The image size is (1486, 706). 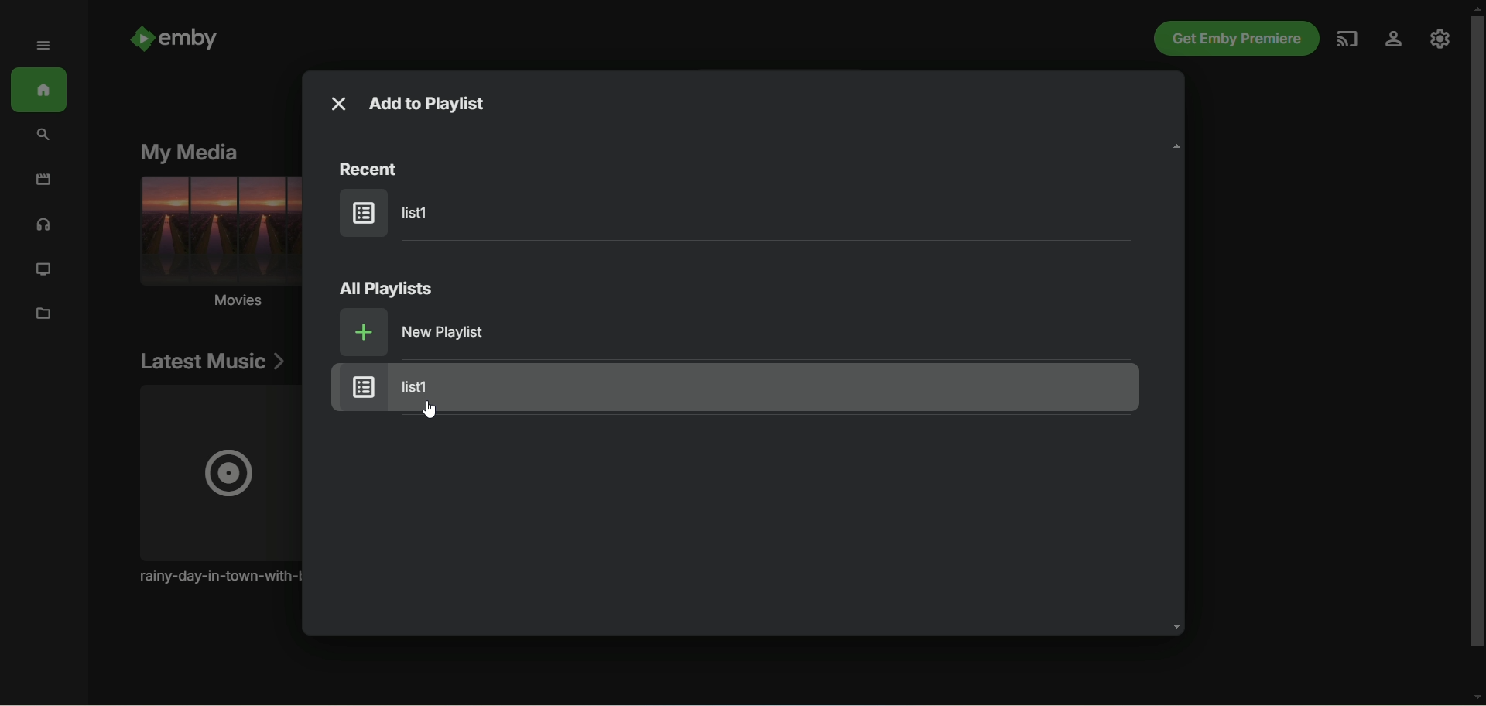 What do you see at coordinates (394, 212) in the screenshot?
I see `playlist` at bounding box center [394, 212].